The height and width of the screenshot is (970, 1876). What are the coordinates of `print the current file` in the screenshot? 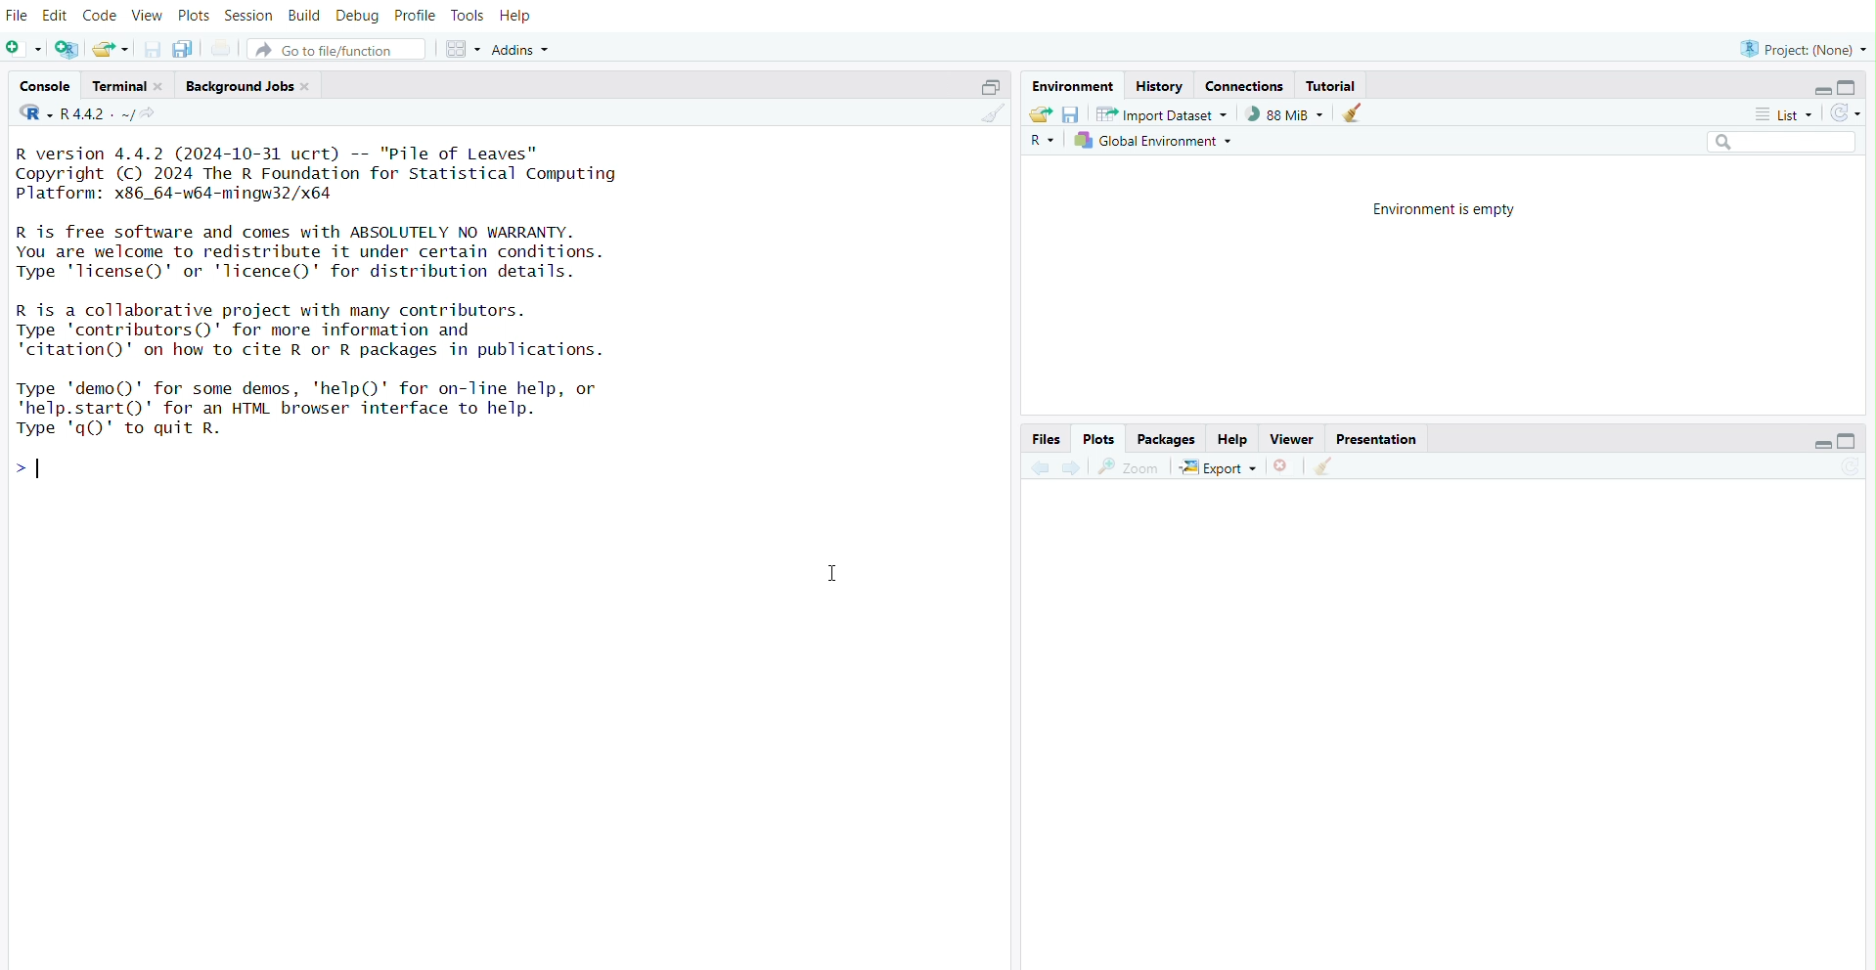 It's located at (224, 47).